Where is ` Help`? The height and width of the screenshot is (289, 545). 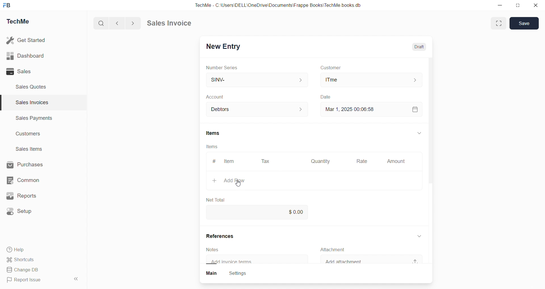  Help is located at coordinates (18, 250).